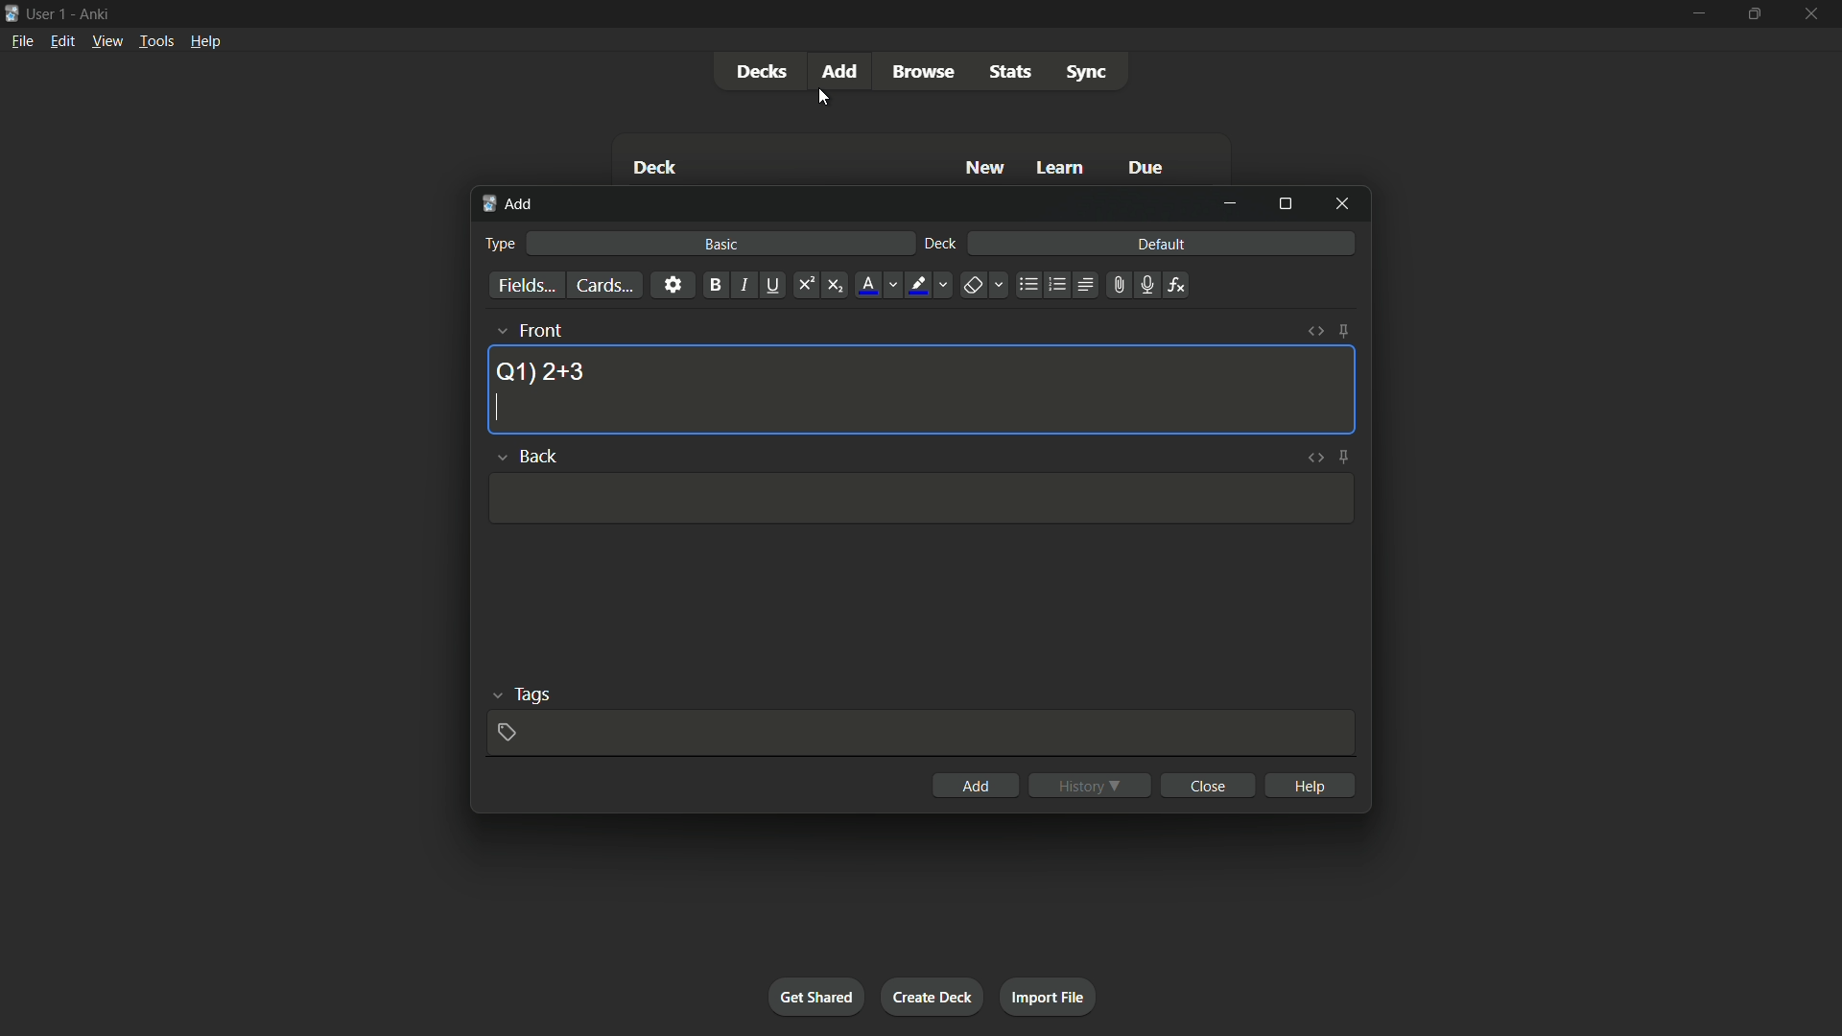  What do you see at coordinates (1176, 285) in the screenshot?
I see `equations` at bounding box center [1176, 285].